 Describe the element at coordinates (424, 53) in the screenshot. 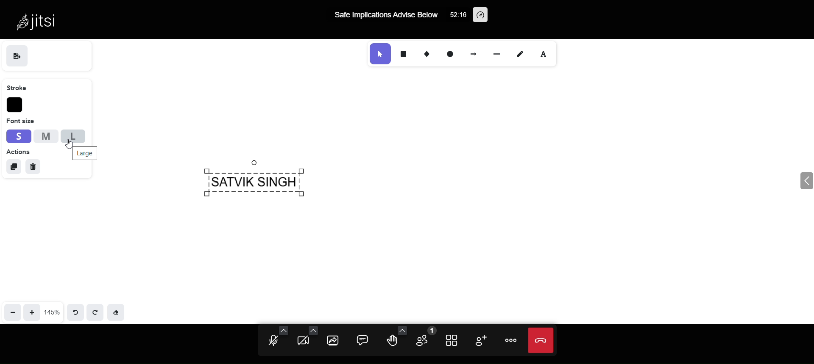

I see `Diamond` at that location.